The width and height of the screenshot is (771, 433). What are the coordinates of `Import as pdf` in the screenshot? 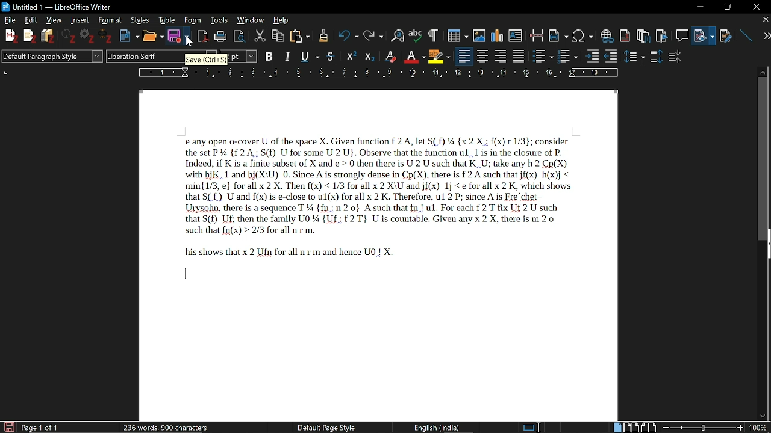 It's located at (203, 34).